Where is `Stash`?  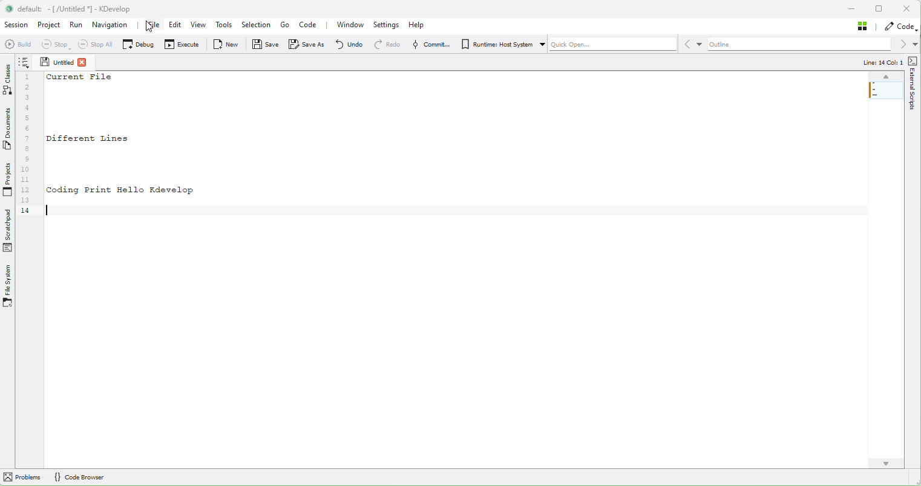
Stash is located at coordinates (865, 27).